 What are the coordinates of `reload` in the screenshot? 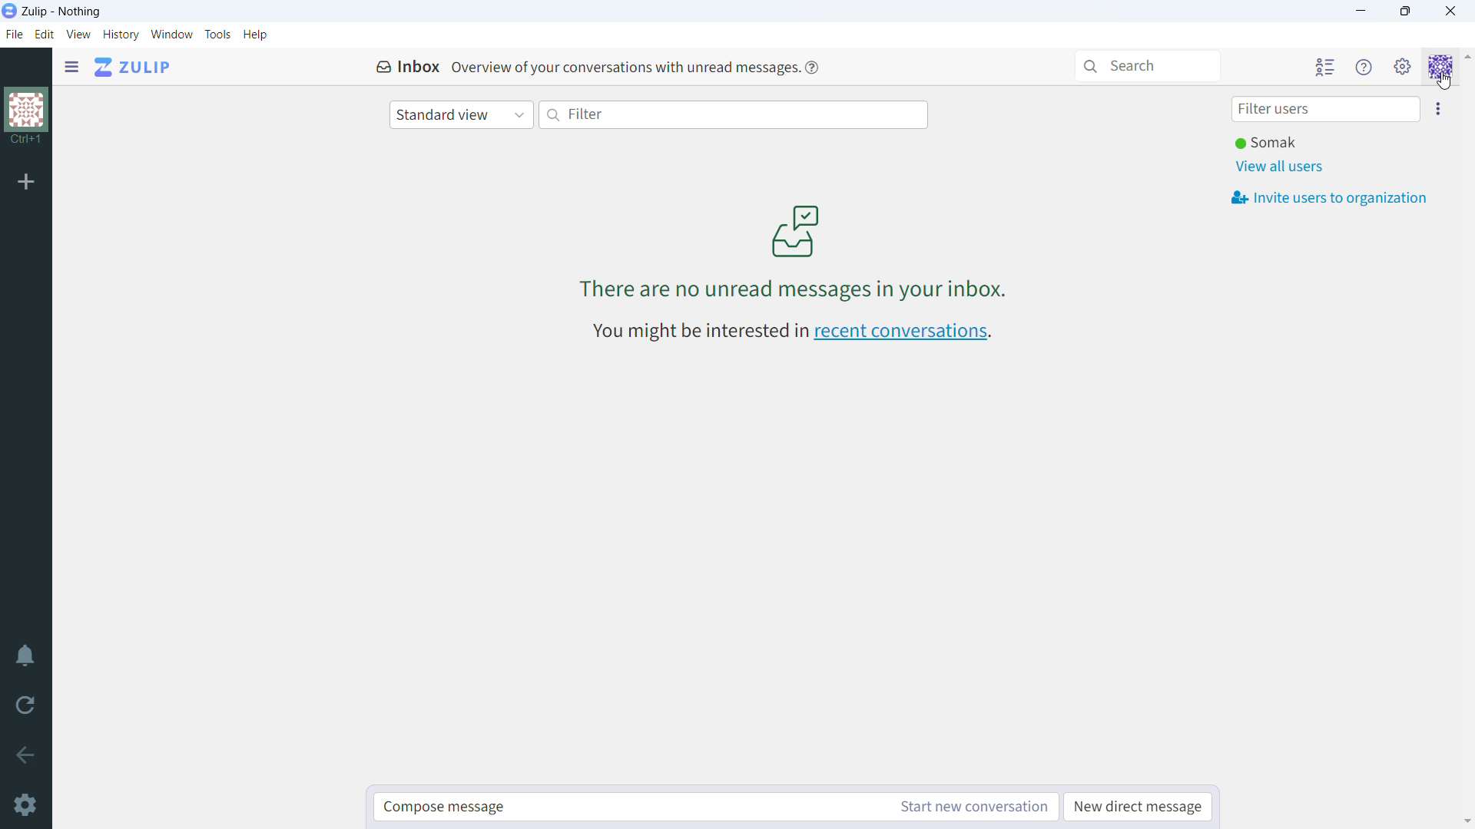 It's located at (23, 708).